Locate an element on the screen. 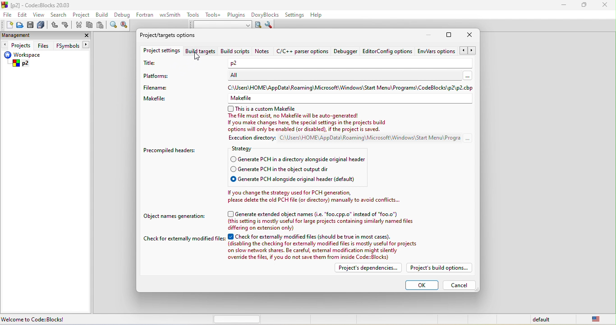 This screenshot has width=616, height=325. redo is located at coordinates (66, 26).